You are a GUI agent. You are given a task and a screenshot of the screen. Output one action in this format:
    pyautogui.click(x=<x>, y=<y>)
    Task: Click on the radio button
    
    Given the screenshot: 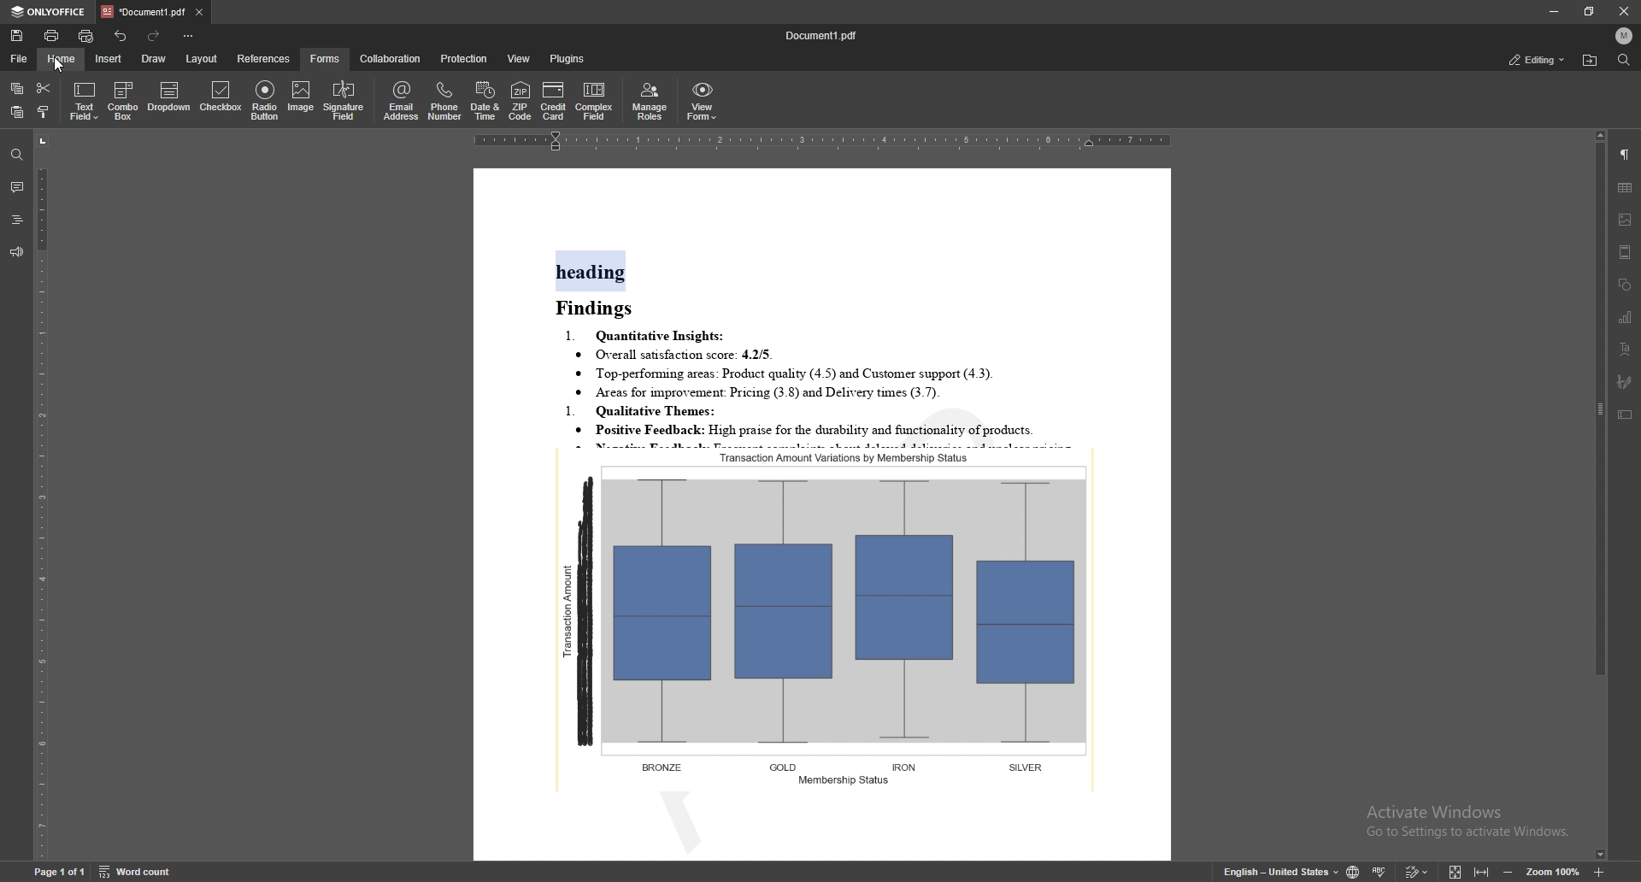 What is the action you would take?
    pyautogui.click(x=264, y=102)
    